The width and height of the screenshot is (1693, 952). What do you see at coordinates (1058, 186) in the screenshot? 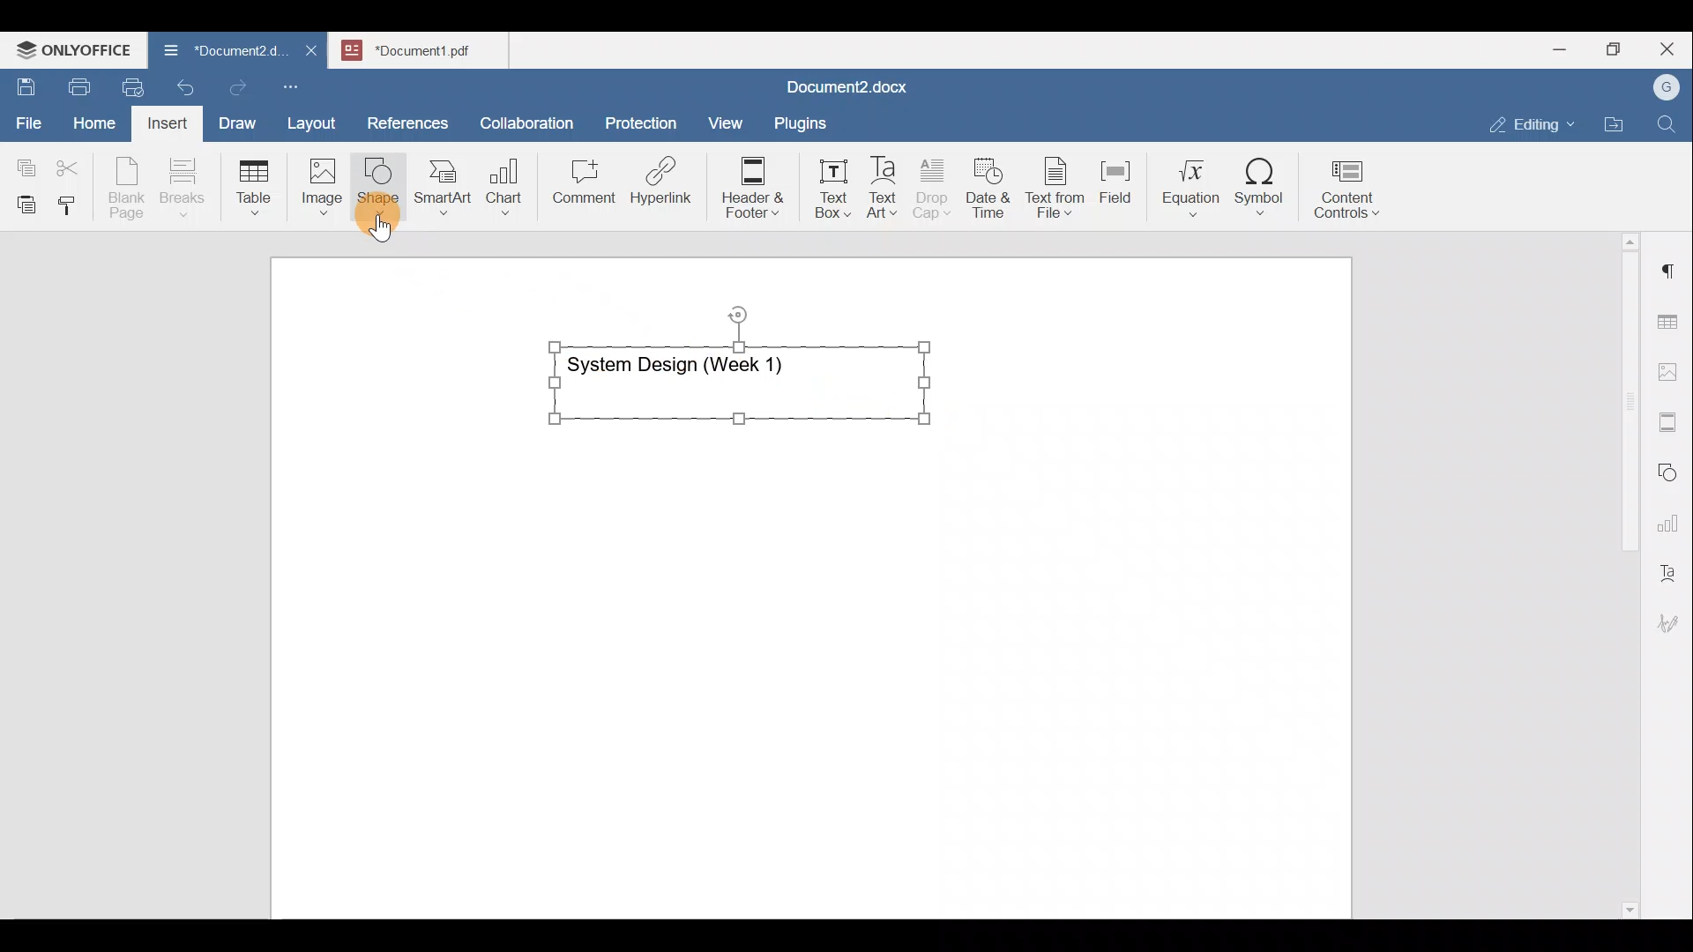
I see `Text from file` at bounding box center [1058, 186].